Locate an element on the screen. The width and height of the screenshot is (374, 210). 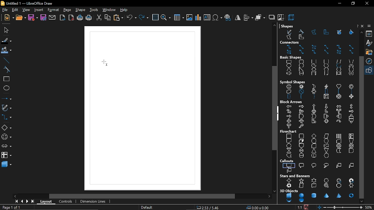
curved connector is located at coordinates (289, 53).